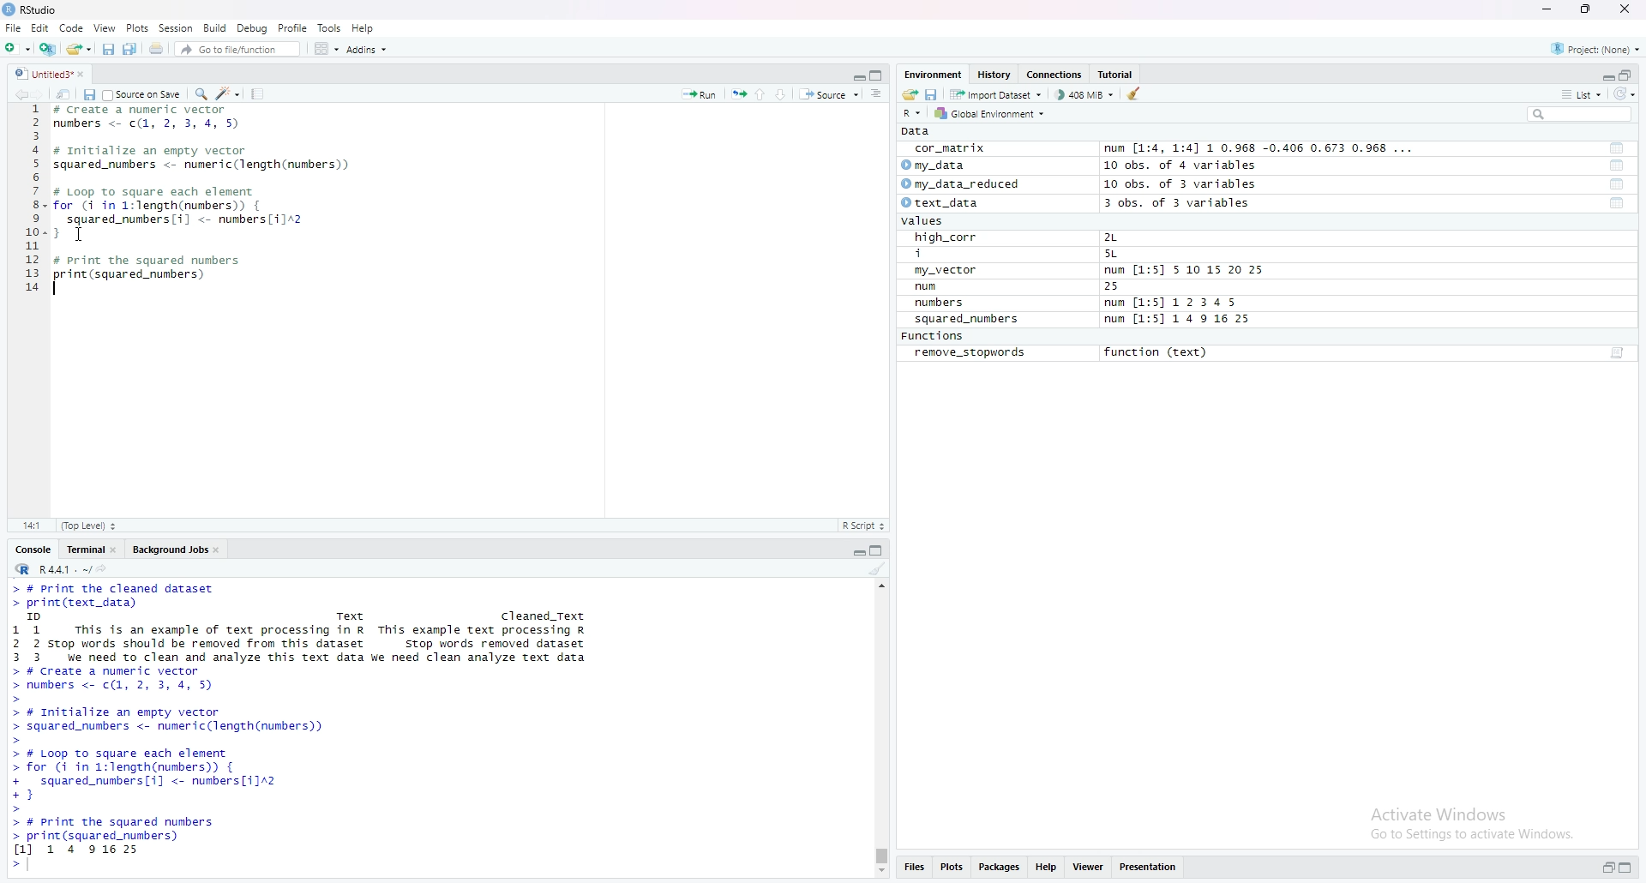 The width and height of the screenshot is (1646, 883). What do you see at coordinates (1261, 149) in the screenshot?
I see `num [1:4, 1:4] 1 0.968 -0.406 0.673 0.968 ...` at bounding box center [1261, 149].